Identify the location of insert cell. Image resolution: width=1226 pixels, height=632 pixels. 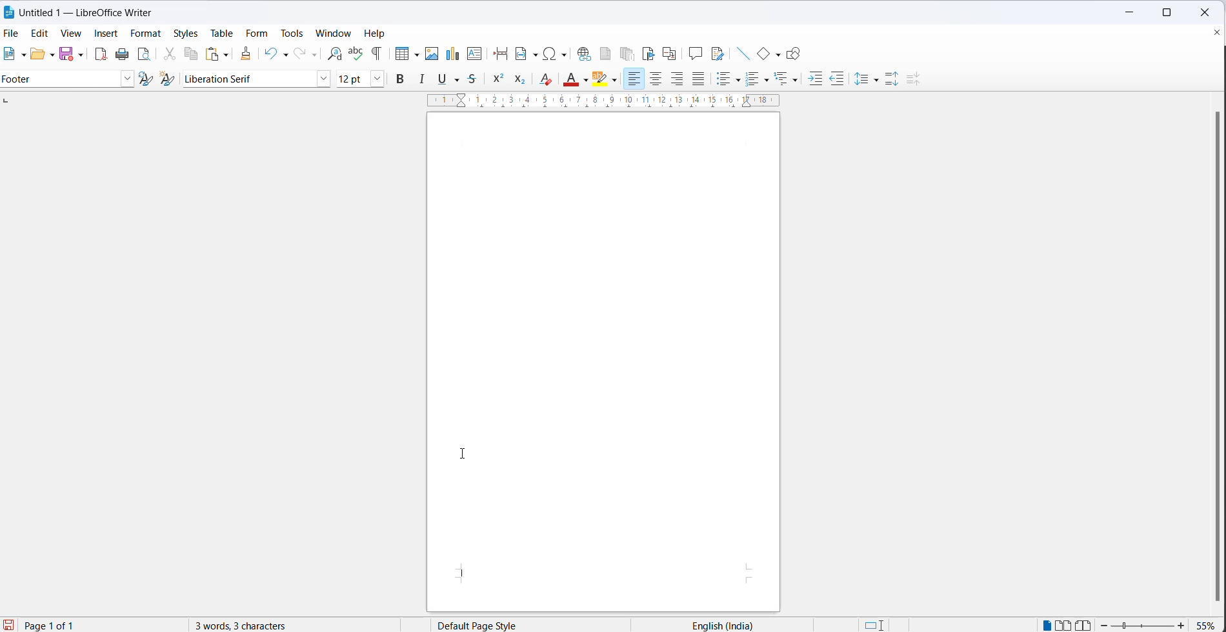
(399, 54).